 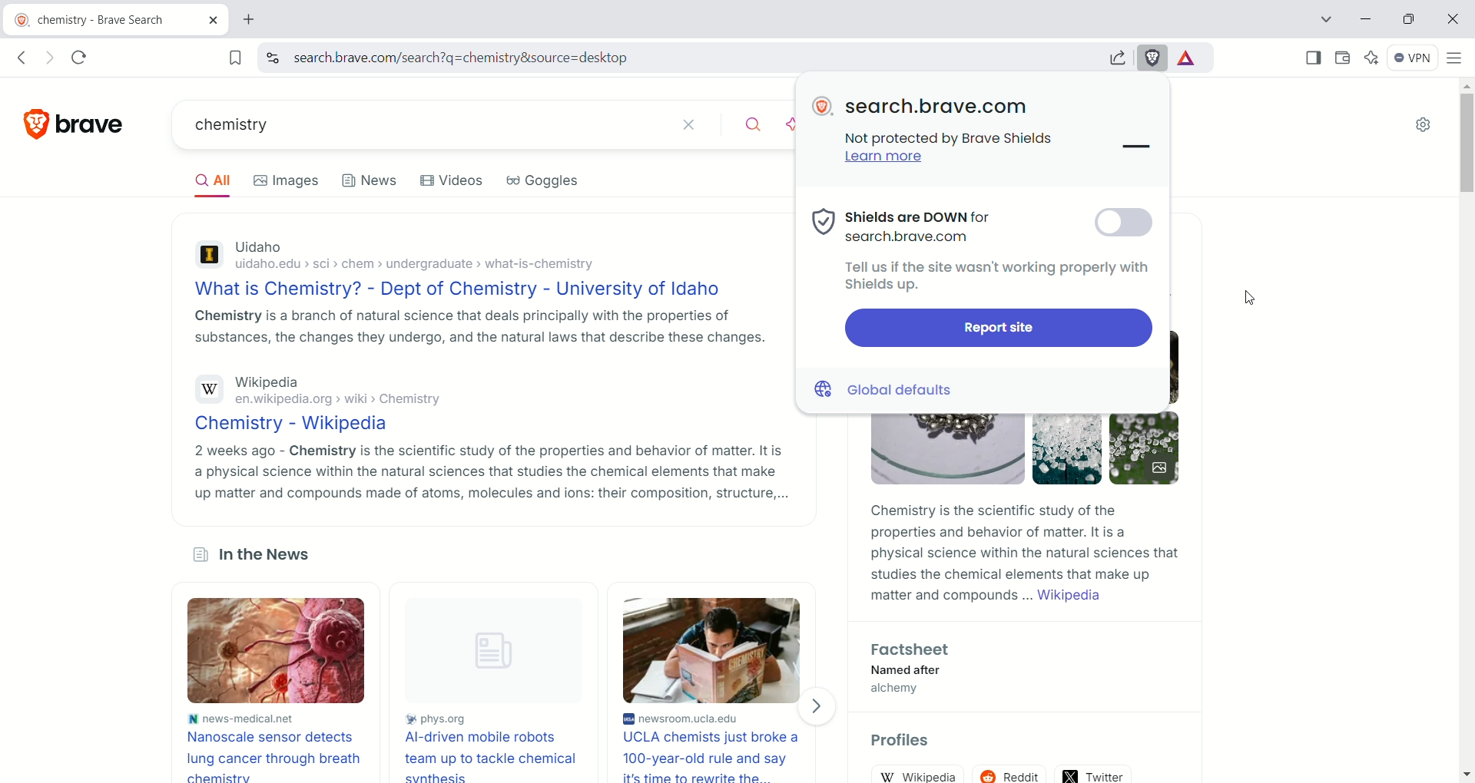 What do you see at coordinates (1326, 19) in the screenshot?
I see `search tabs` at bounding box center [1326, 19].